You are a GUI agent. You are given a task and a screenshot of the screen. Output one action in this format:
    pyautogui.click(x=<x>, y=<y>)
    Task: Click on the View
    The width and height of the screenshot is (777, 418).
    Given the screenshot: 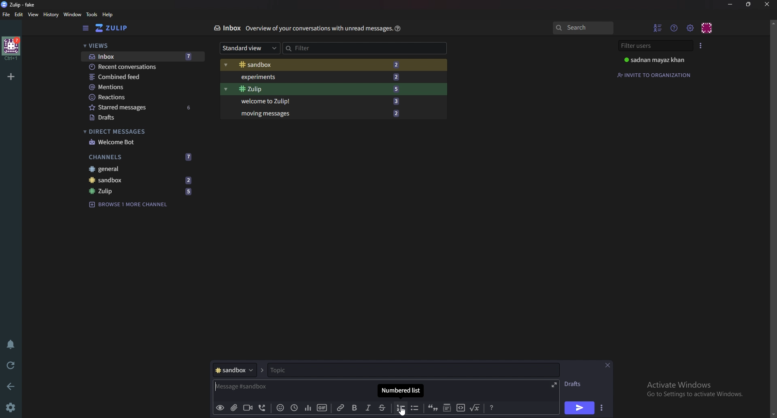 What is the action you would take?
    pyautogui.click(x=34, y=15)
    